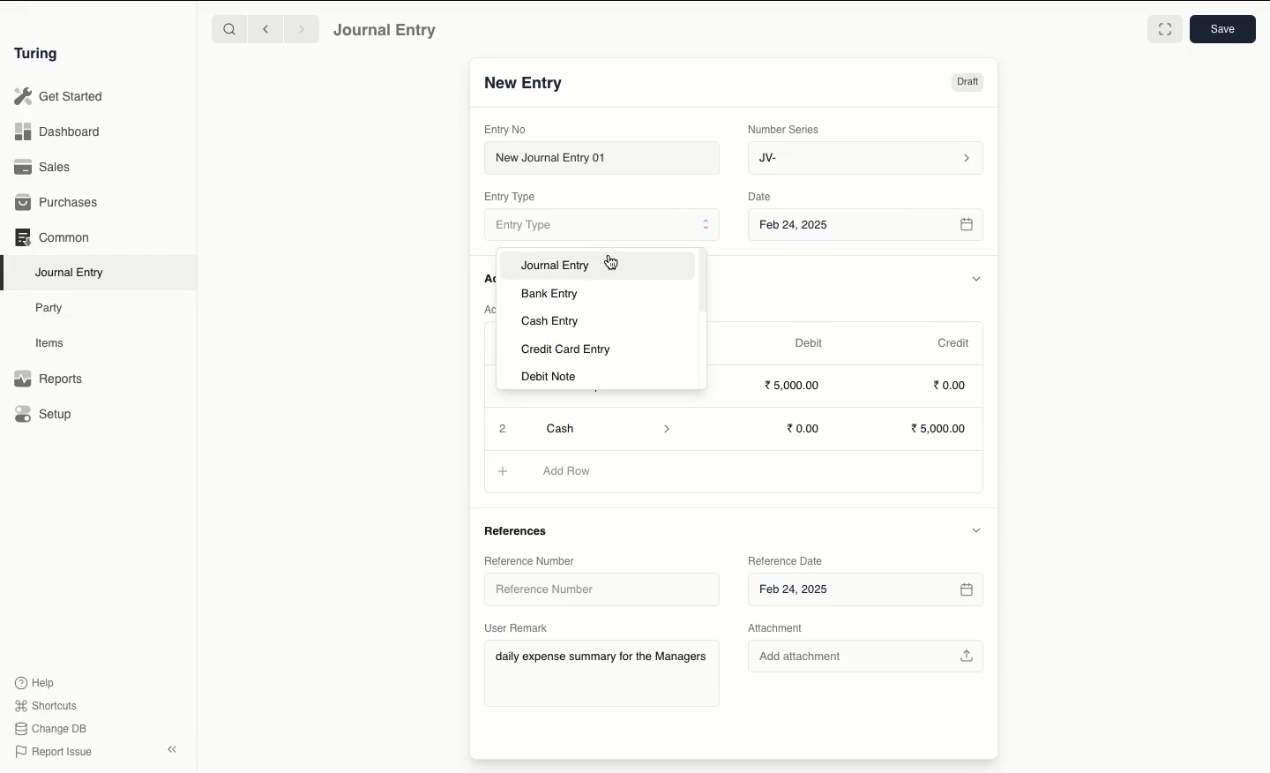 The height and width of the screenshot is (773, 1270). What do you see at coordinates (50, 729) in the screenshot?
I see `Change DB` at bounding box center [50, 729].